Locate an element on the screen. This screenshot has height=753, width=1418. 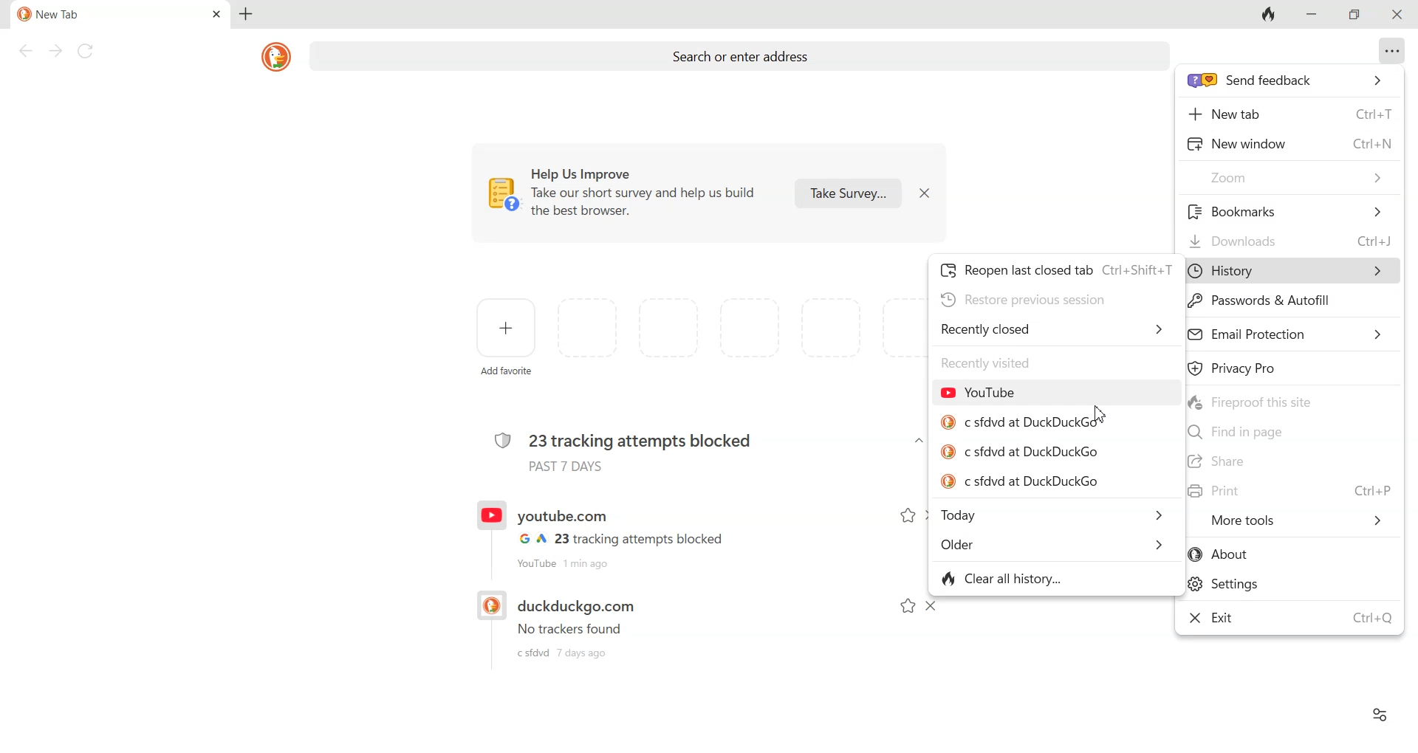
Add favorite is located at coordinates (507, 327).